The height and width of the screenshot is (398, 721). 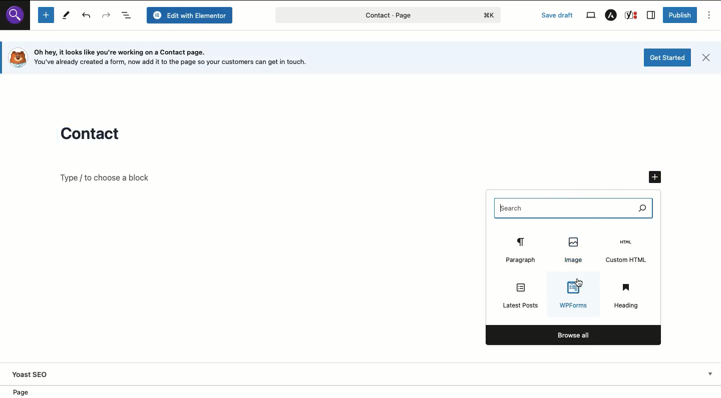 What do you see at coordinates (656, 178) in the screenshot?
I see `Add new block` at bounding box center [656, 178].